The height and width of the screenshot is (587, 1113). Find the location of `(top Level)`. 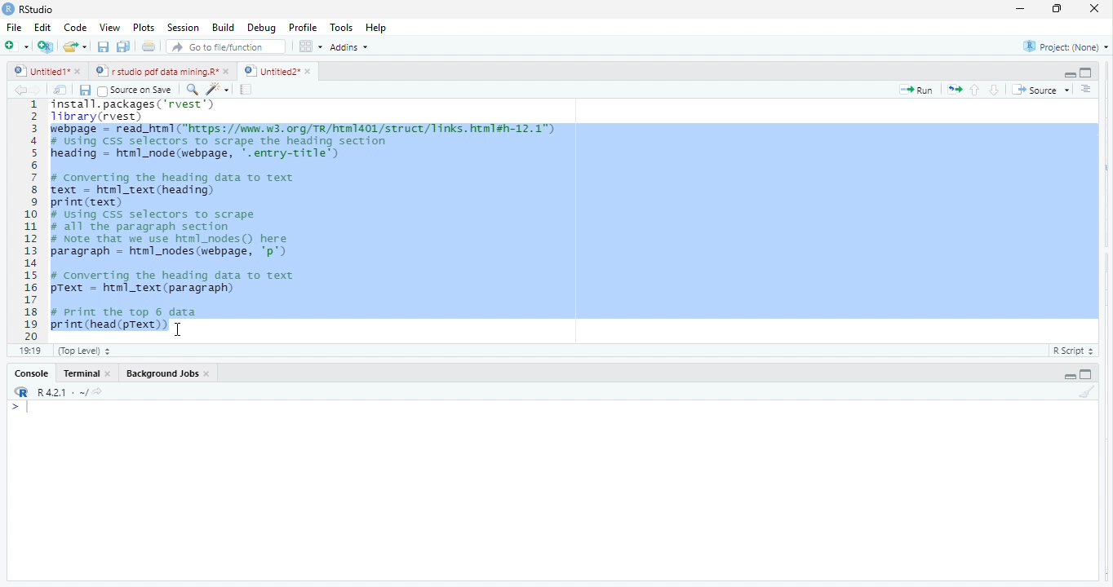

(top Level) is located at coordinates (85, 351).